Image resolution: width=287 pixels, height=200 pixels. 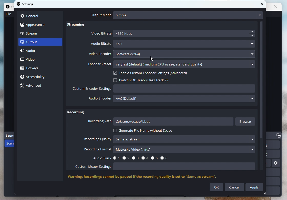 I want to click on Streaming, so click(x=79, y=26).